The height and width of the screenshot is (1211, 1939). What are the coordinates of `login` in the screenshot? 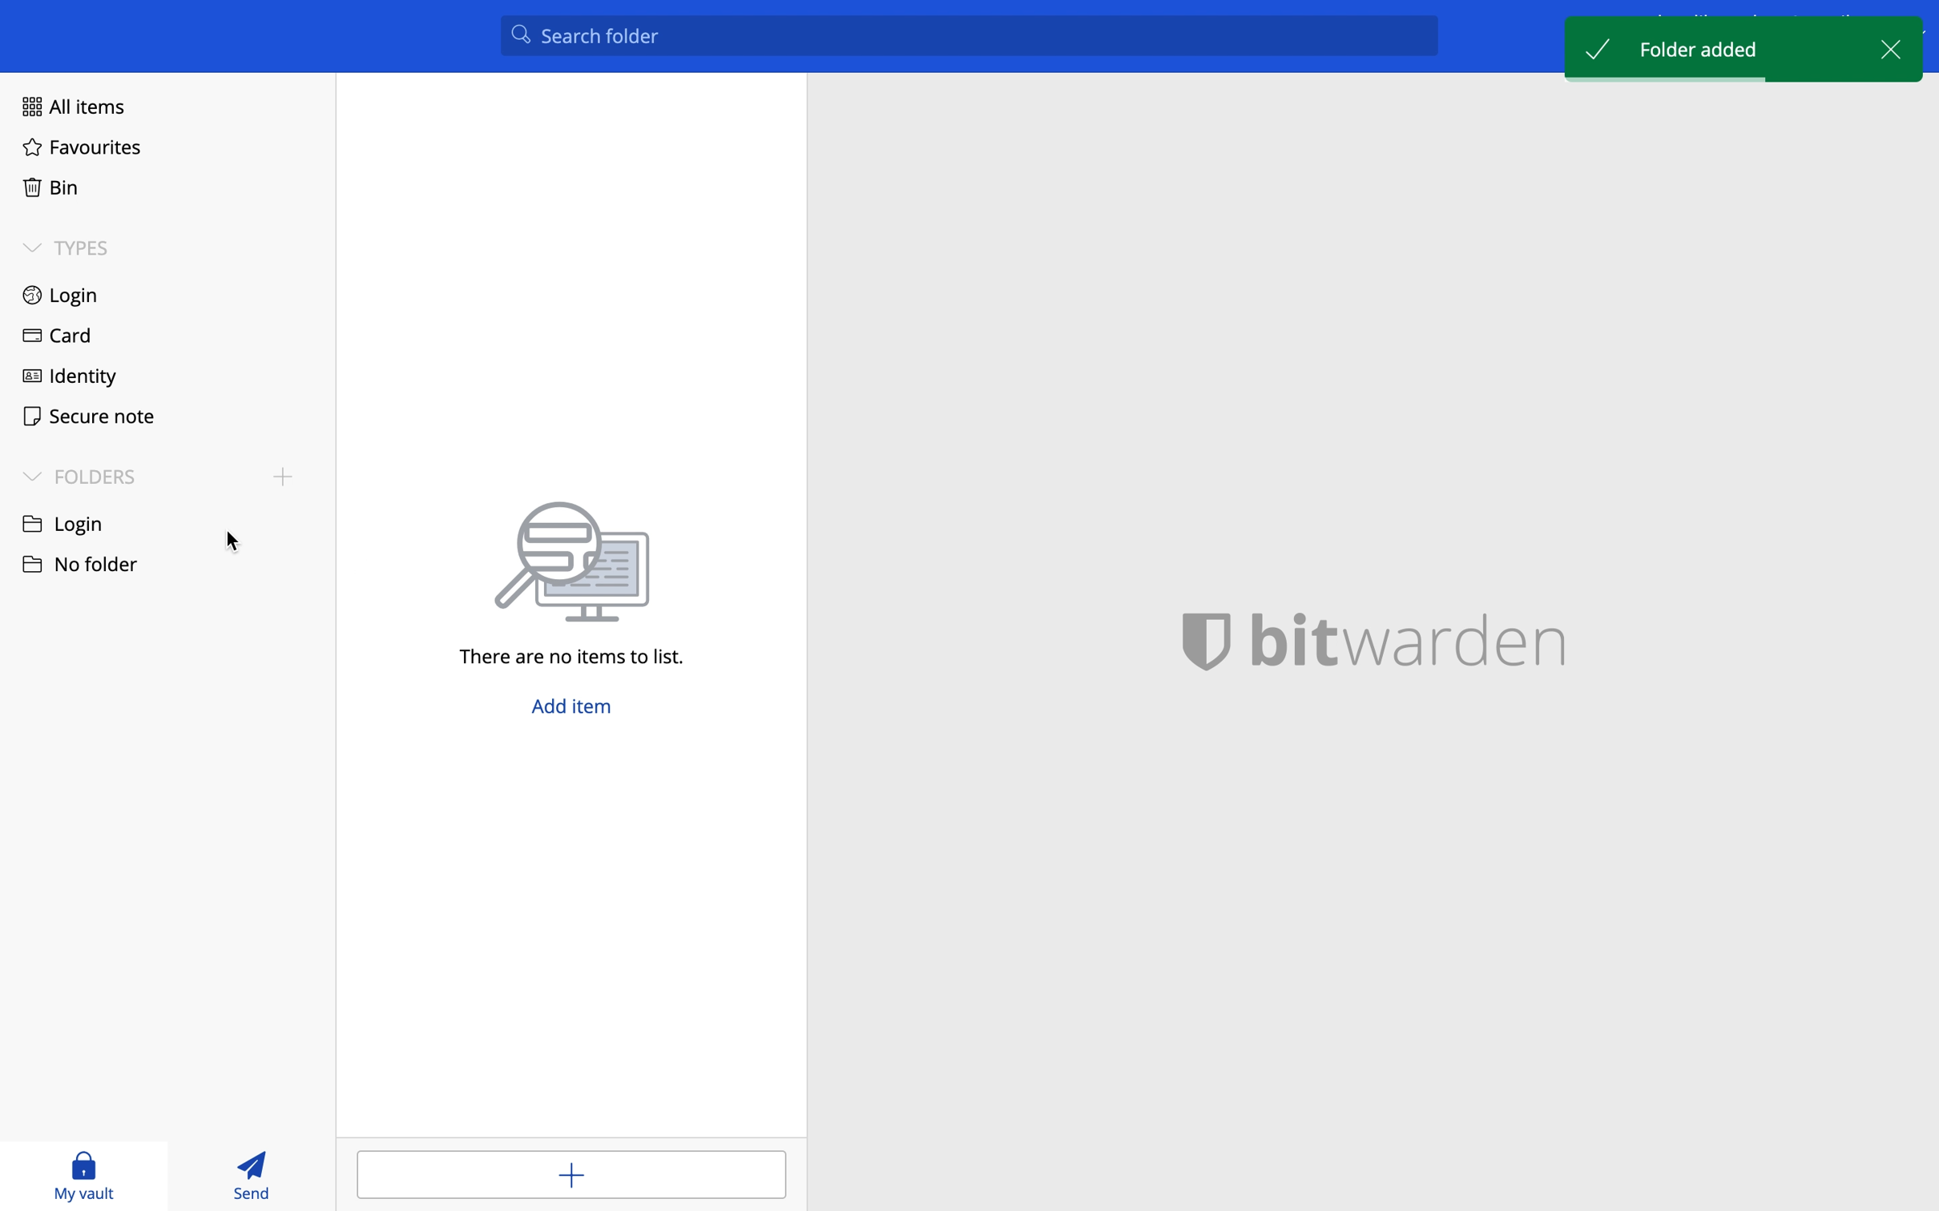 It's located at (62, 296).